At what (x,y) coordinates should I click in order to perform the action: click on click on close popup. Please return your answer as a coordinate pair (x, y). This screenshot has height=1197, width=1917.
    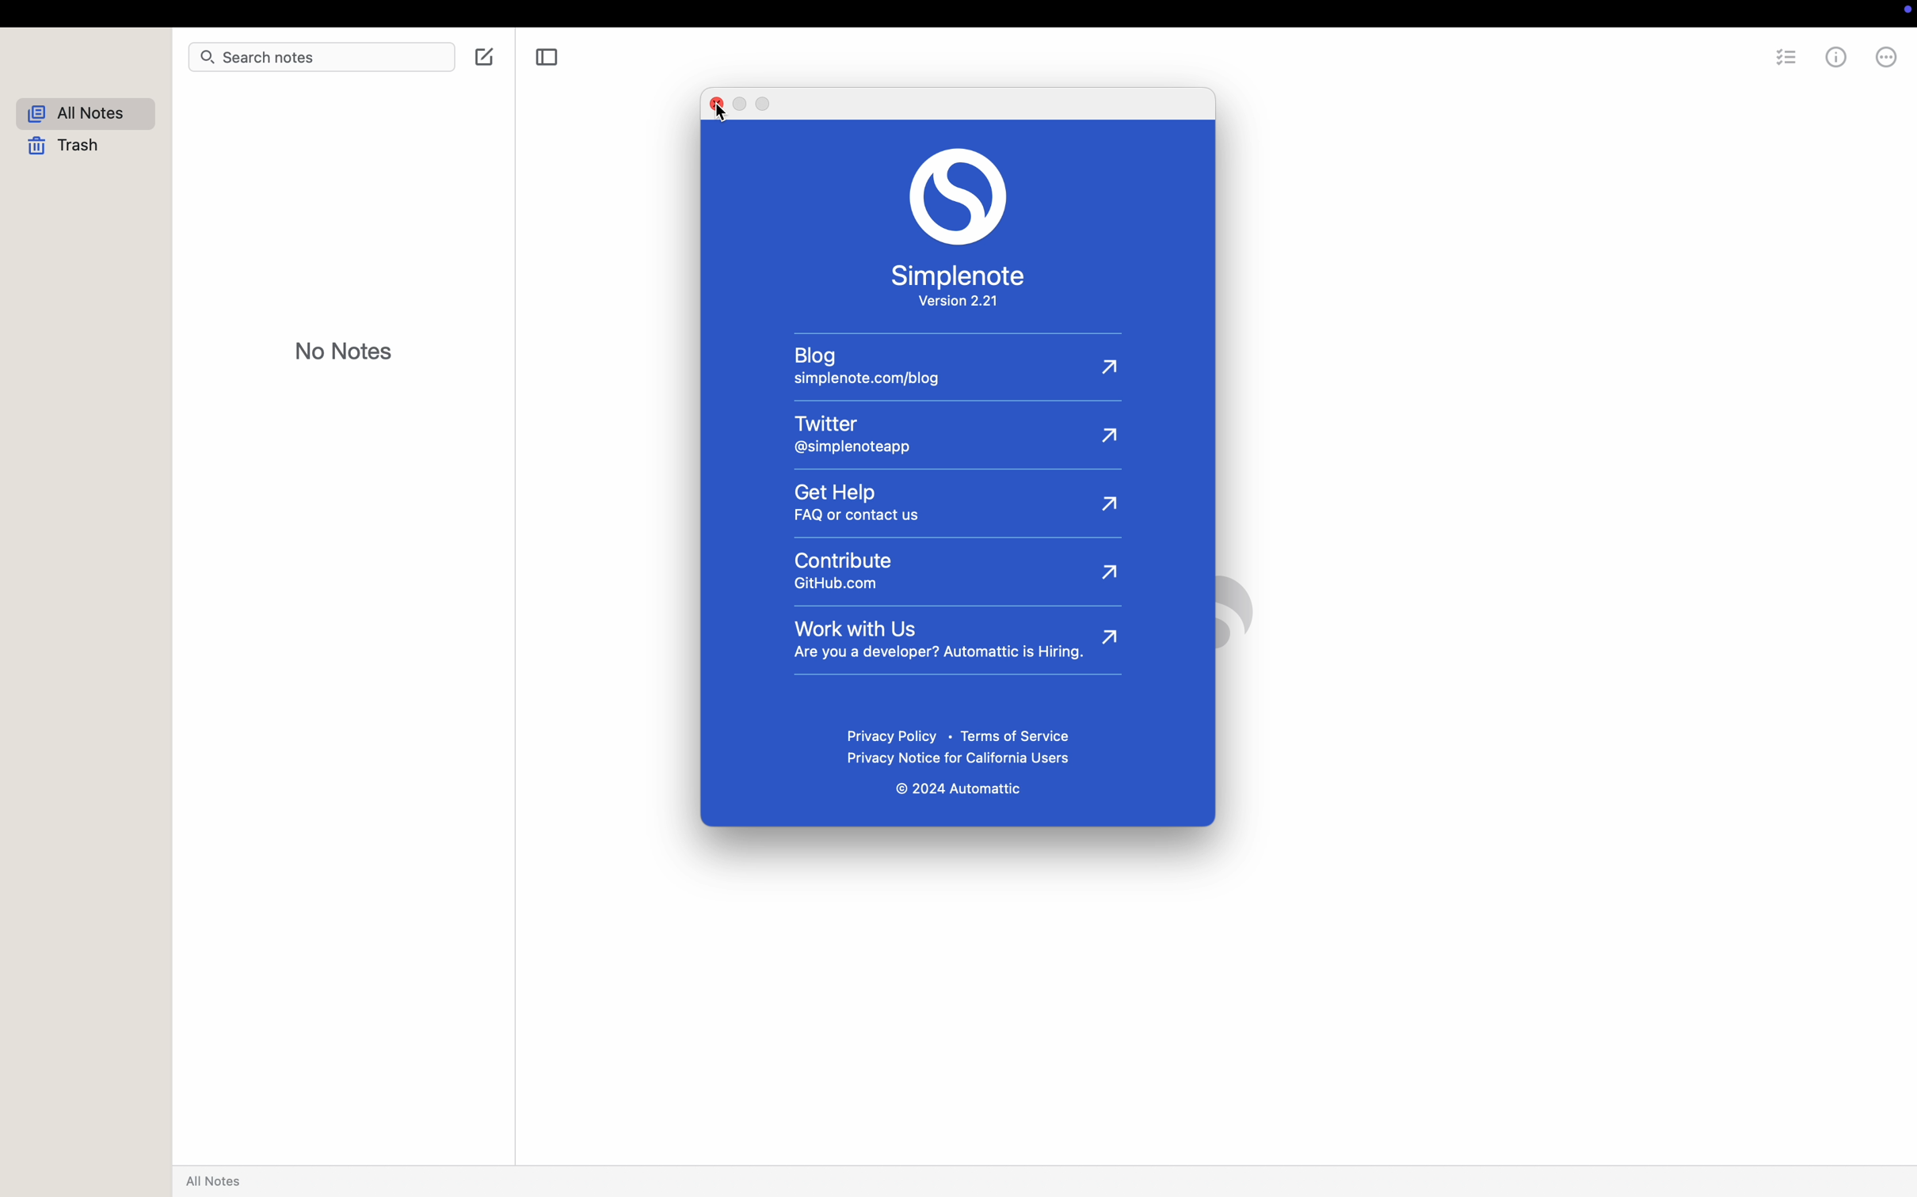
    Looking at the image, I should click on (715, 109).